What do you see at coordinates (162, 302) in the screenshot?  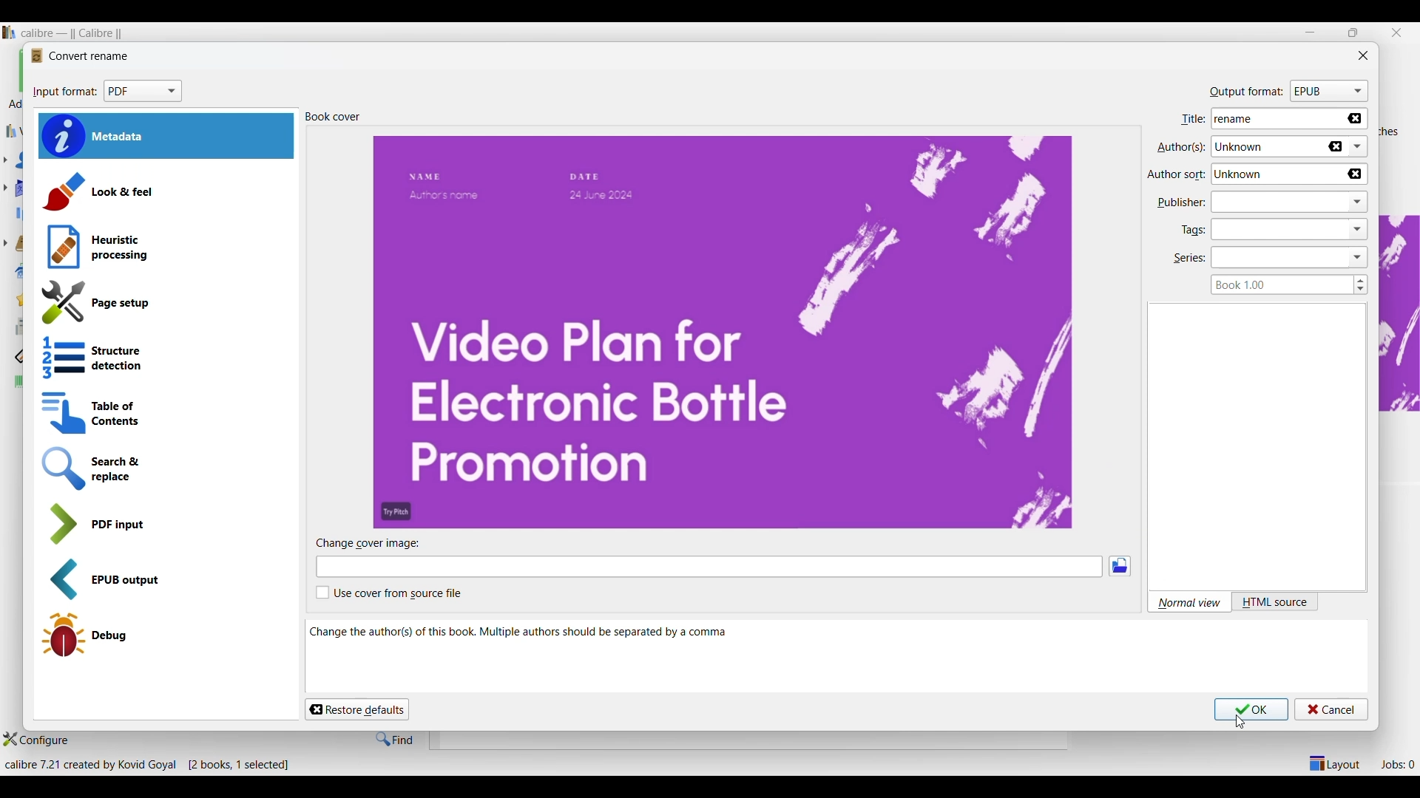 I see `Page setup` at bounding box center [162, 302].